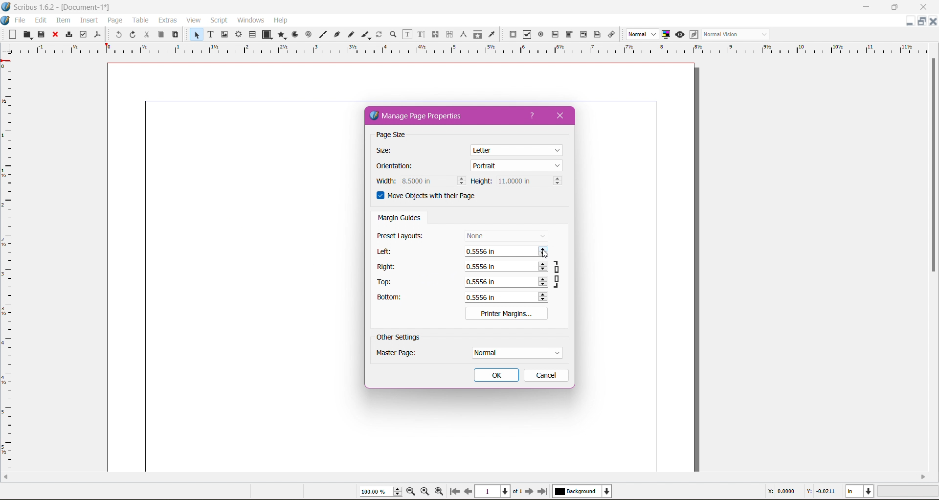 This screenshot has width=939, height=500. Describe the element at coordinates (280, 35) in the screenshot. I see `Polygon` at that location.